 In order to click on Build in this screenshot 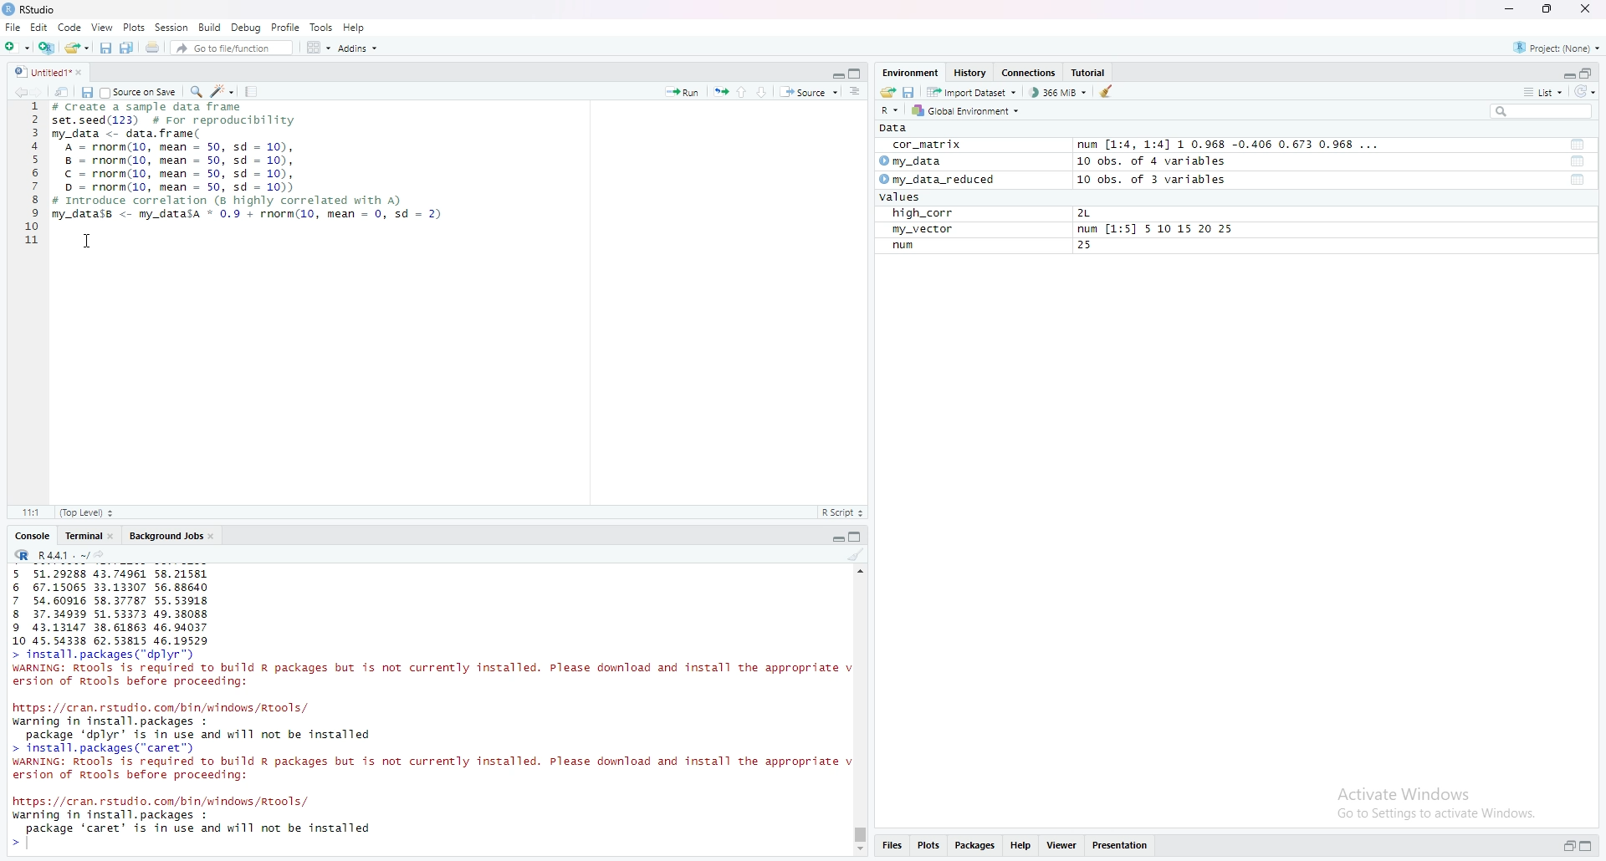, I will do `click(209, 28)`.